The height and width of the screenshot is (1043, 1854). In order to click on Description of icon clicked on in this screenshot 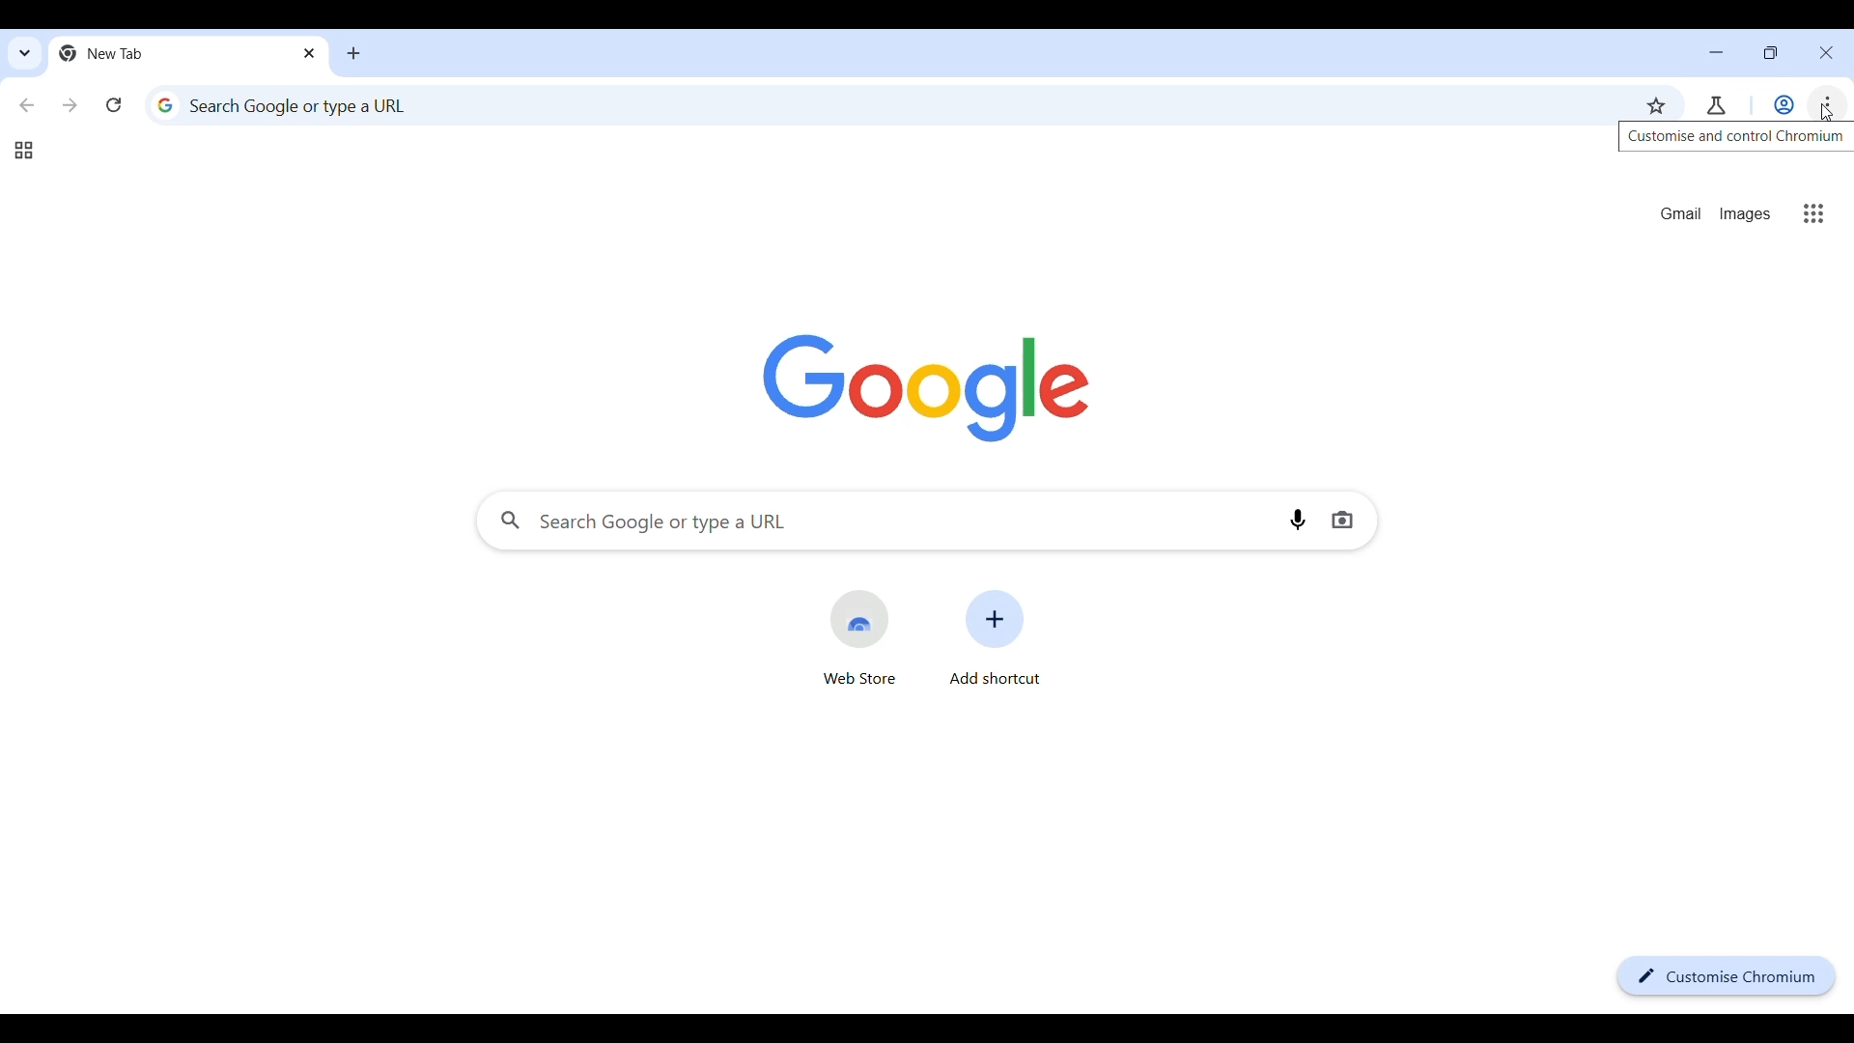, I will do `click(1738, 138)`.